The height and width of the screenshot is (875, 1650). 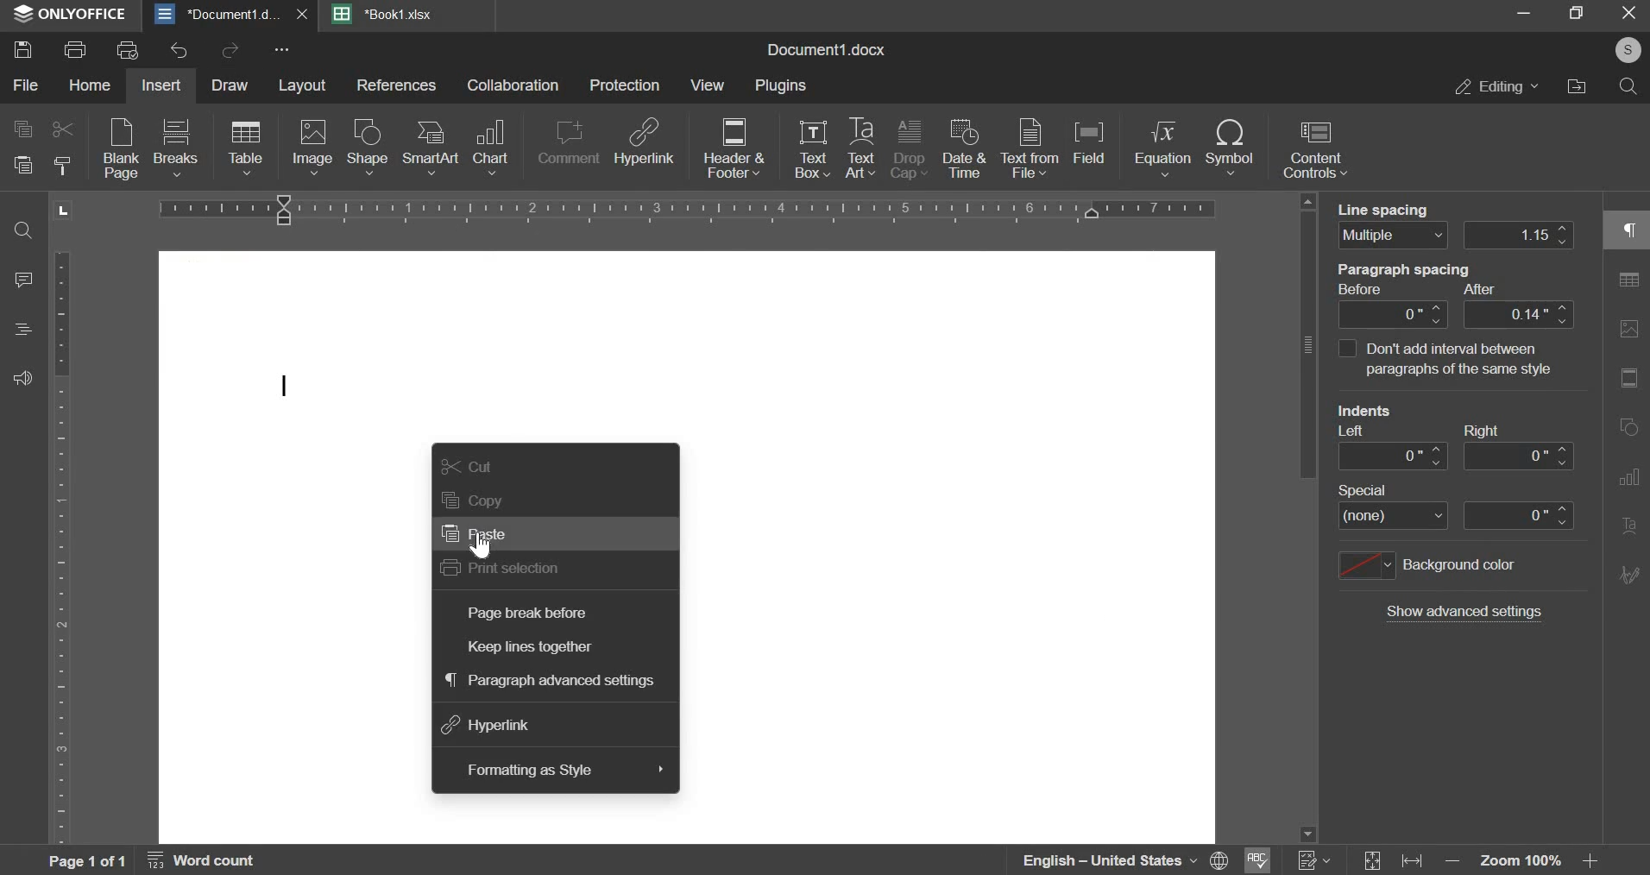 What do you see at coordinates (1314, 857) in the screenshot?
I see `numericals` at bounding box center [1314, 857].